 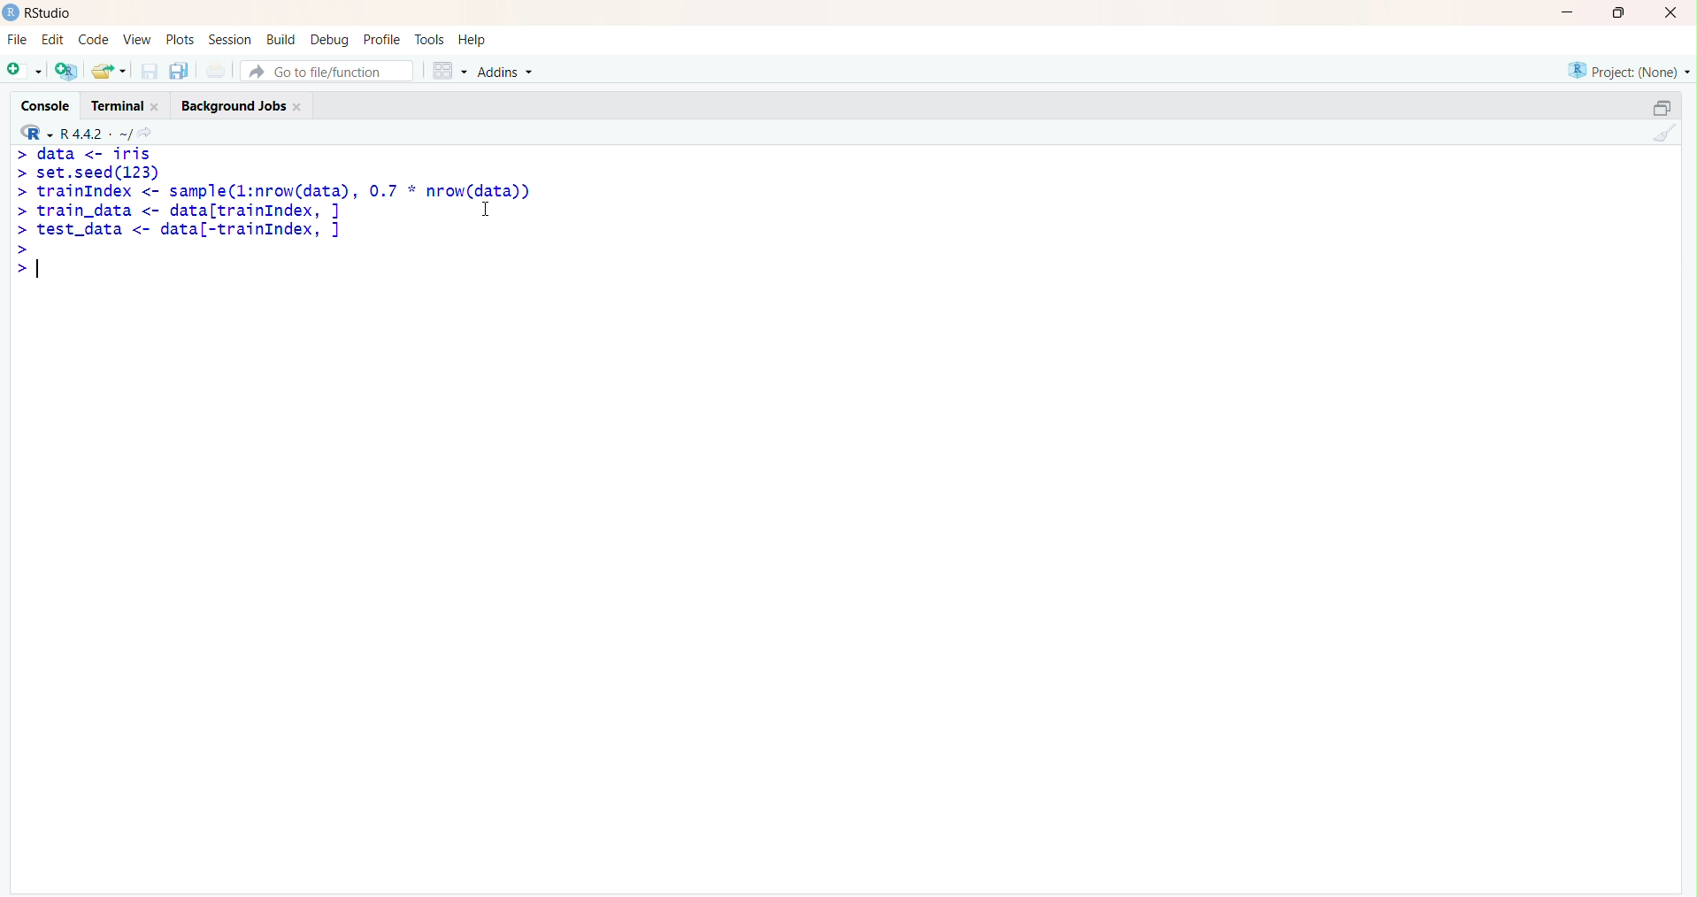 I want to click on Open an existing file (Ctrl + O), so click(x=111, y=71).